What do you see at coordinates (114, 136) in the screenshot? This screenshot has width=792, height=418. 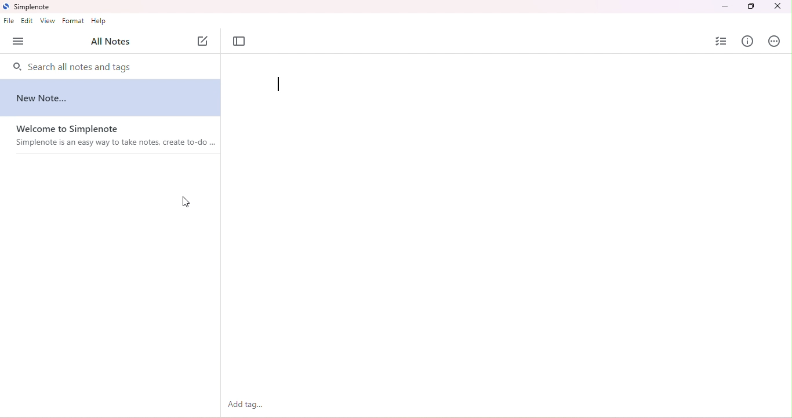 I see `welcome note` at bounding box center [114, 136].